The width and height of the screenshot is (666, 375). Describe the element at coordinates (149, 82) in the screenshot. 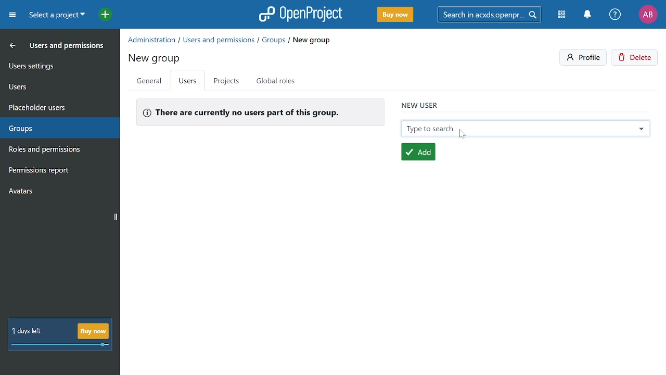

I see `General` at that location.